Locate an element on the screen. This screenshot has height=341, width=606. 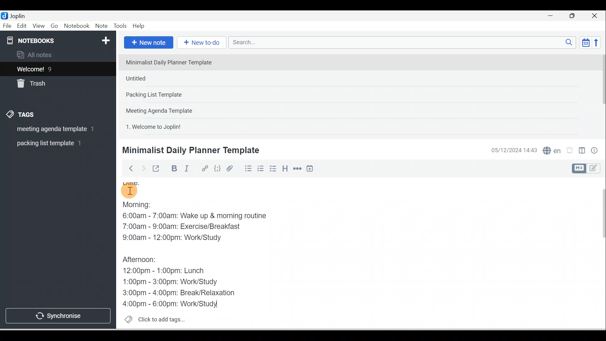
Tools is located at coordinates (120, 26).